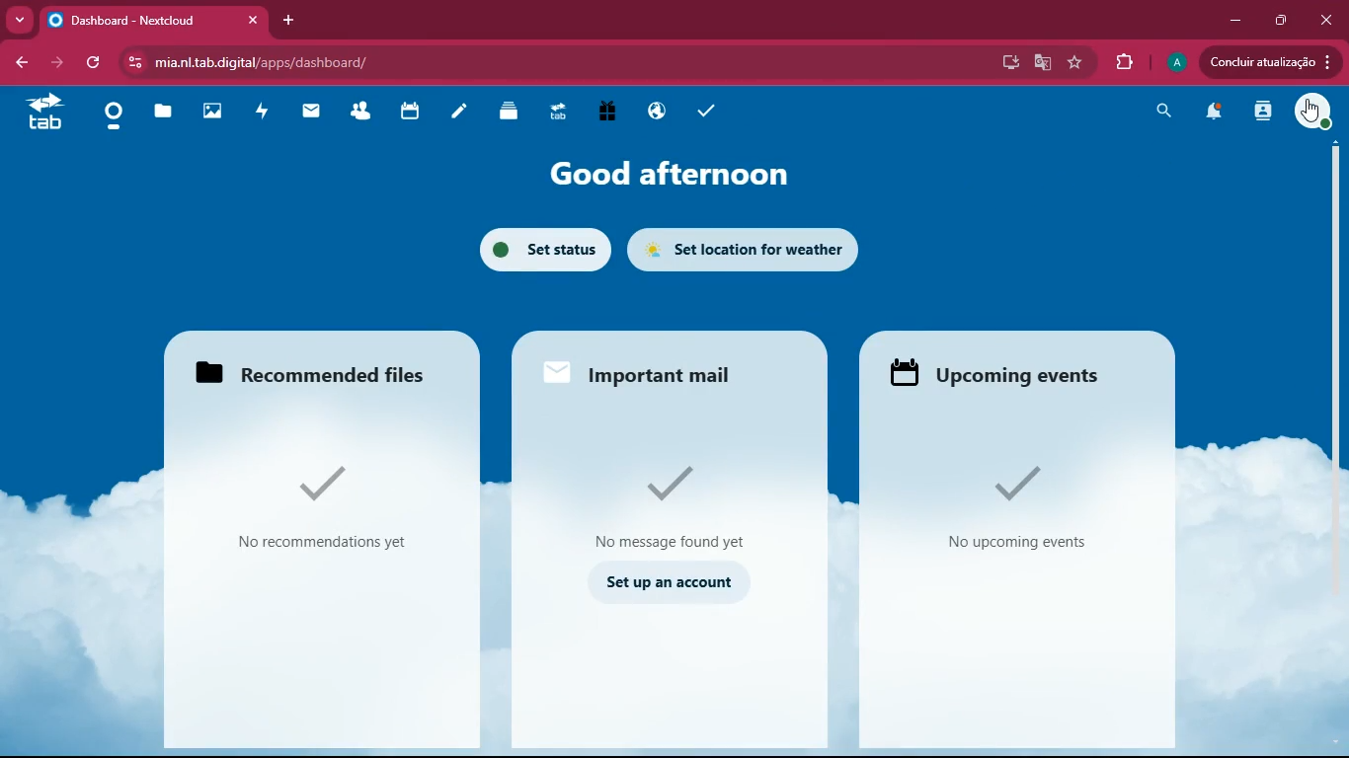 The image size is (1349, 758). Describe the element at coordinates (1174, 62) in the screenshot. I see `profile` at that location.